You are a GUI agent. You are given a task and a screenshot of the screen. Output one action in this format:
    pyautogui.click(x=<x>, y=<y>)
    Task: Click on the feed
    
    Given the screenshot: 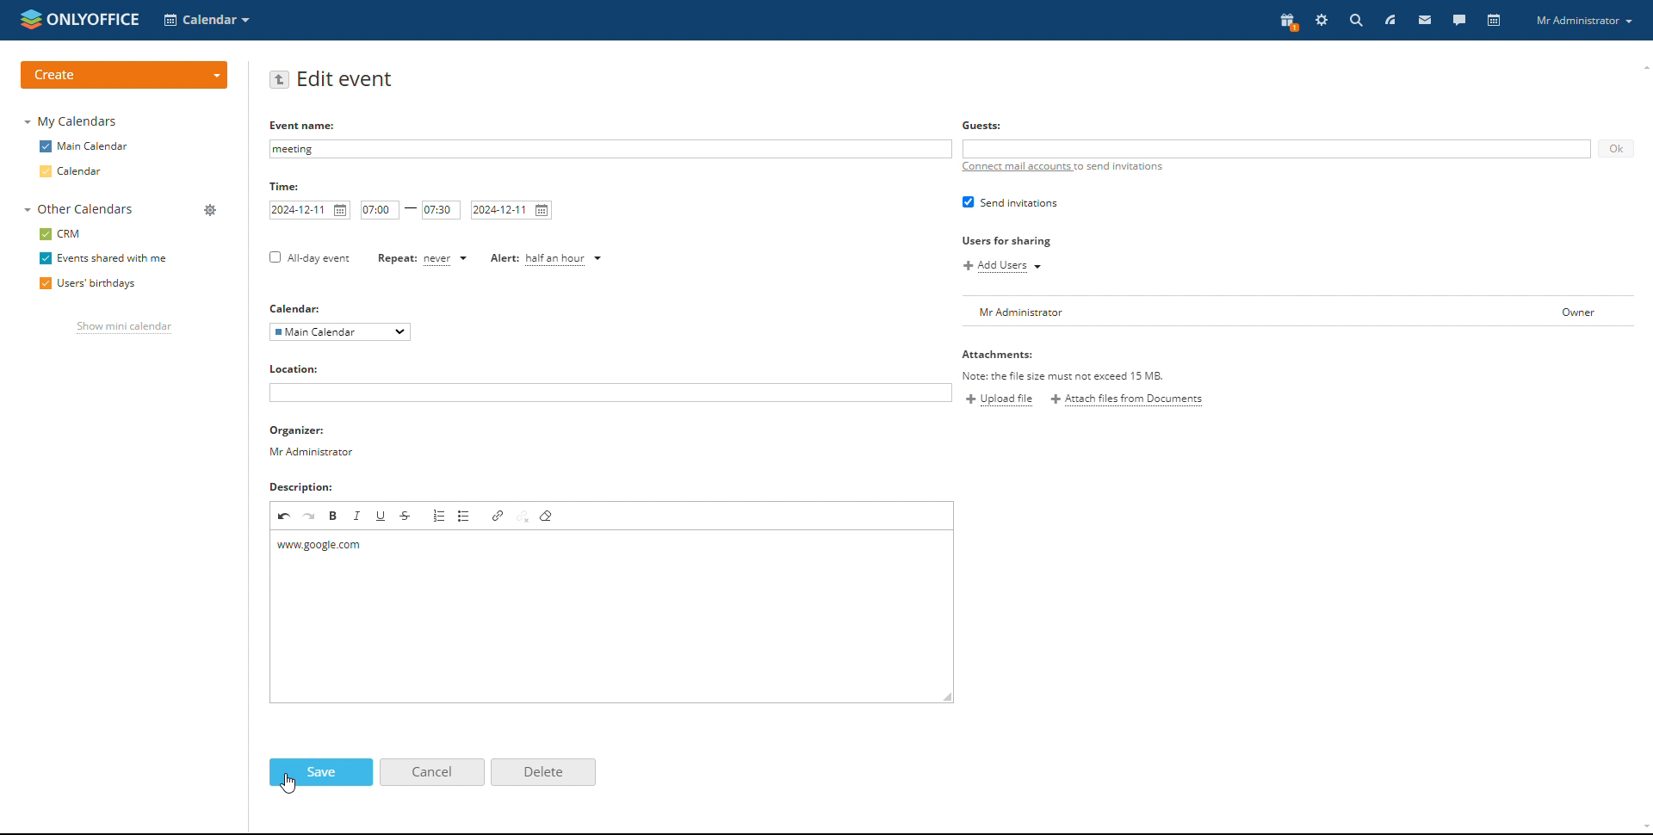 What is the action you would take?
    pyautogui.click(x=1390, y=20)
    